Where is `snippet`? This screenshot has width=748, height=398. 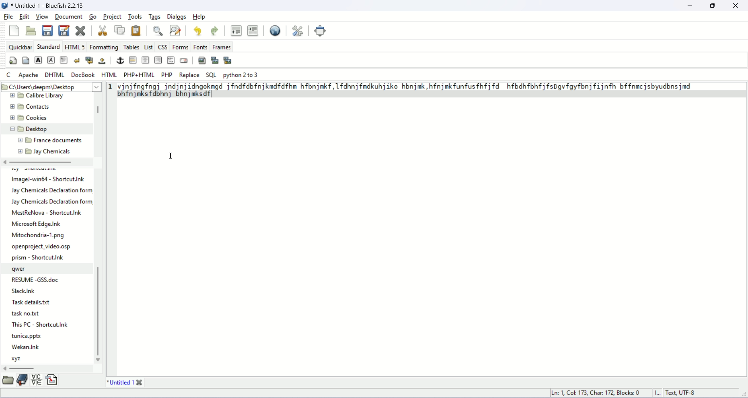 snippet is located at coordinates (53, 380).